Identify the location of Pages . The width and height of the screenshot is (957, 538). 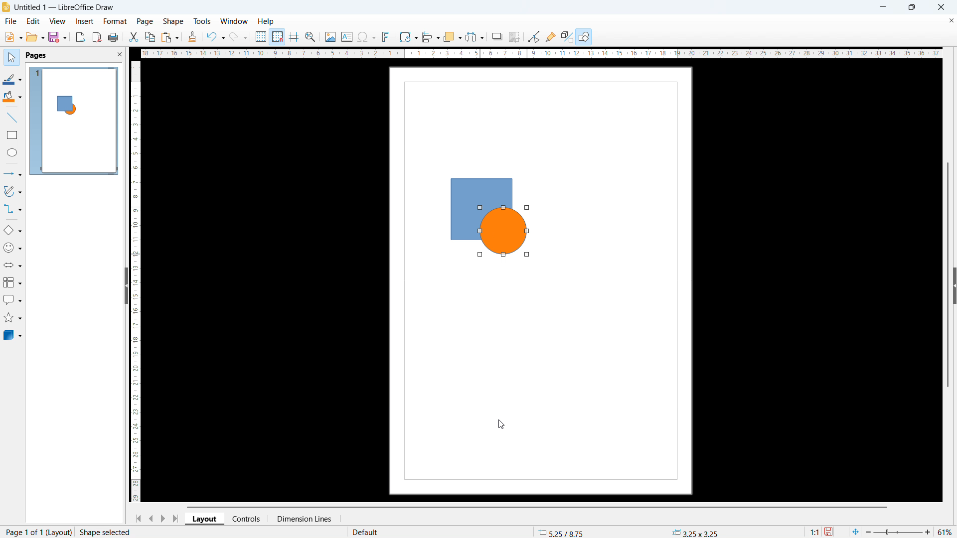
(36, 55).